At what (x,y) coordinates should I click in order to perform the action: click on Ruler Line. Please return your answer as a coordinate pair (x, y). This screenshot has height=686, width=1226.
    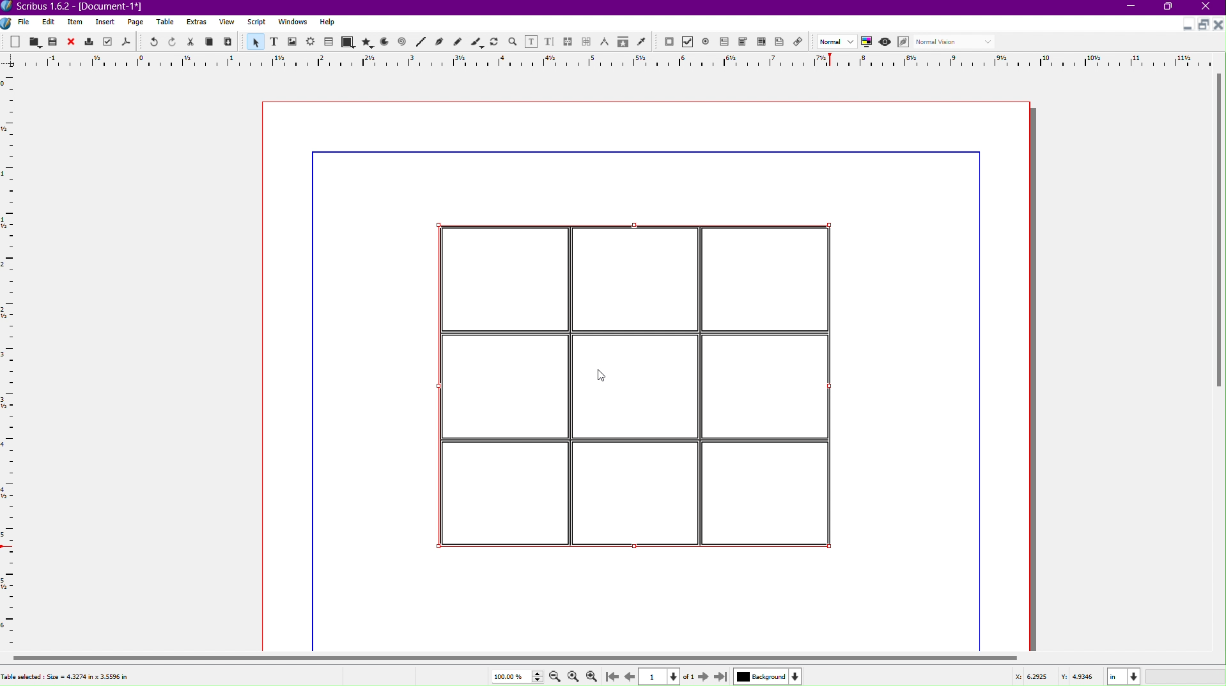
    Looking at the image, I should click on (14, 360).